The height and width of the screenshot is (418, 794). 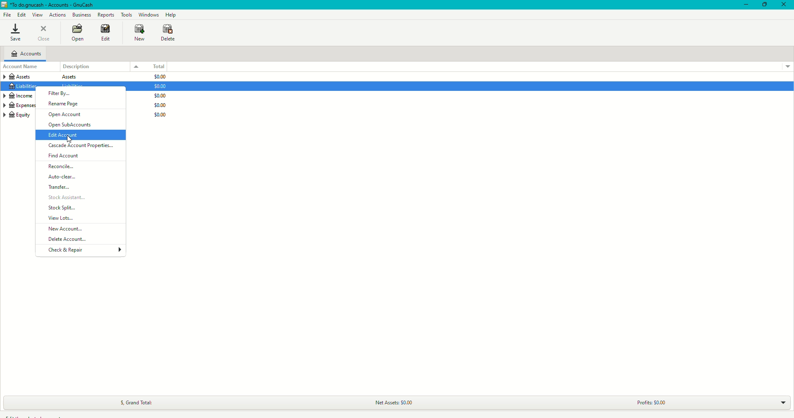 I want to click on Stock Assistant, so click(x=70, y=197).